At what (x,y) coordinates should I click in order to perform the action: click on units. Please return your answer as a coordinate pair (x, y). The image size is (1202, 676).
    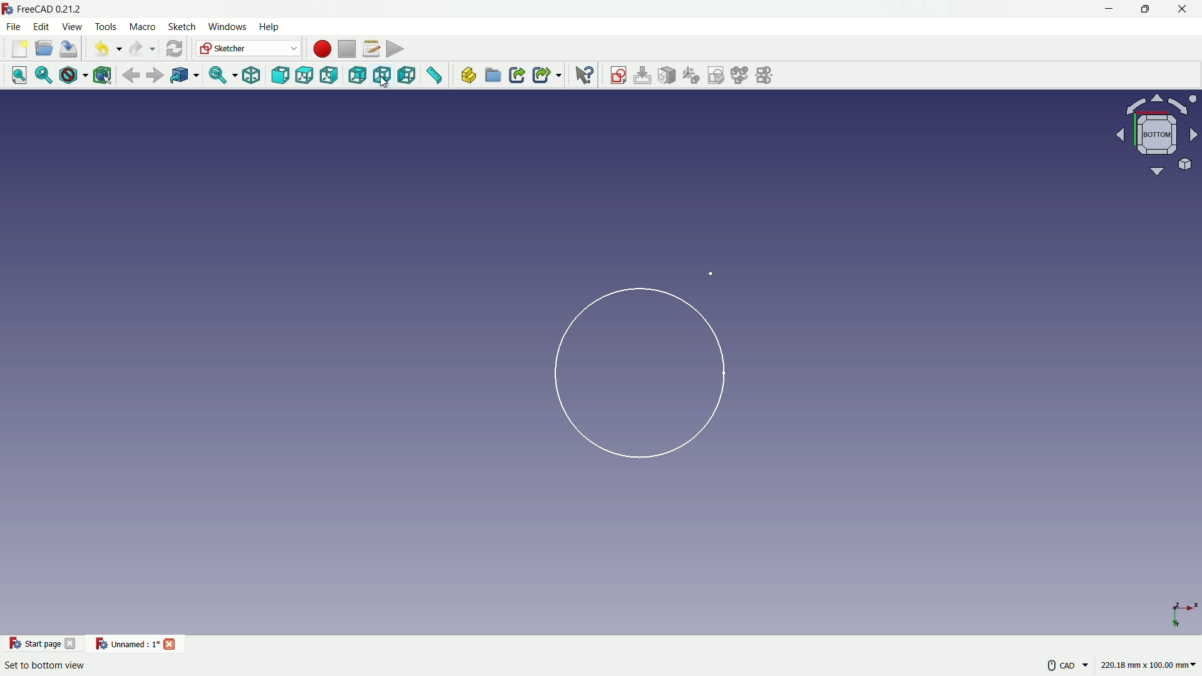
    Looking at the image, I should click on (1152, 667).